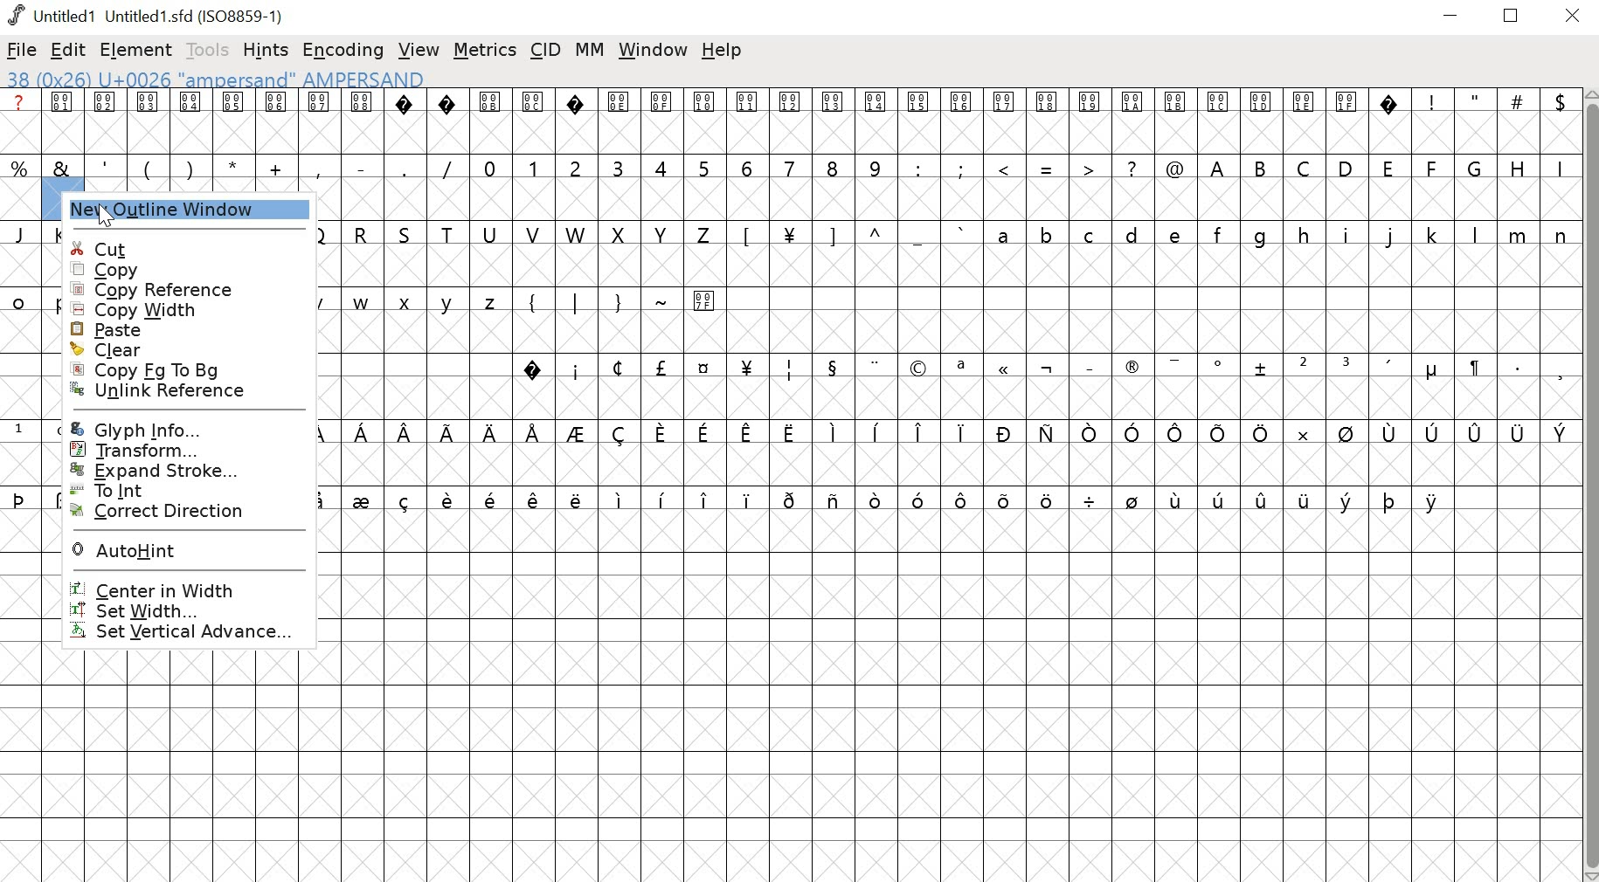 Image resolution: width=1599 pixels, height=882 pixels. What do you see at coordinates (1348, 365) in the screenshot?
I see `3` at bounding box center [1348, 365].